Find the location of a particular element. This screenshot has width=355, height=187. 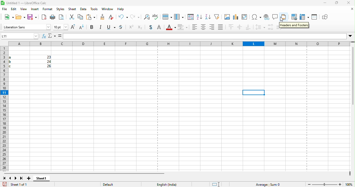

headers and footers is located at coordinates (294, 25).